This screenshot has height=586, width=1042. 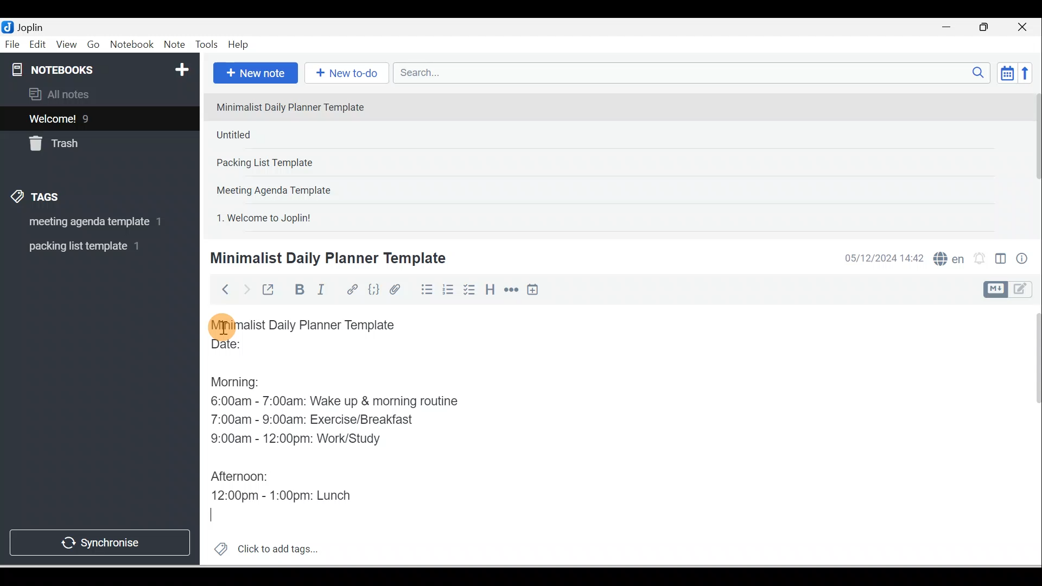 I want to click on Forward, so click(x=245, y=289).